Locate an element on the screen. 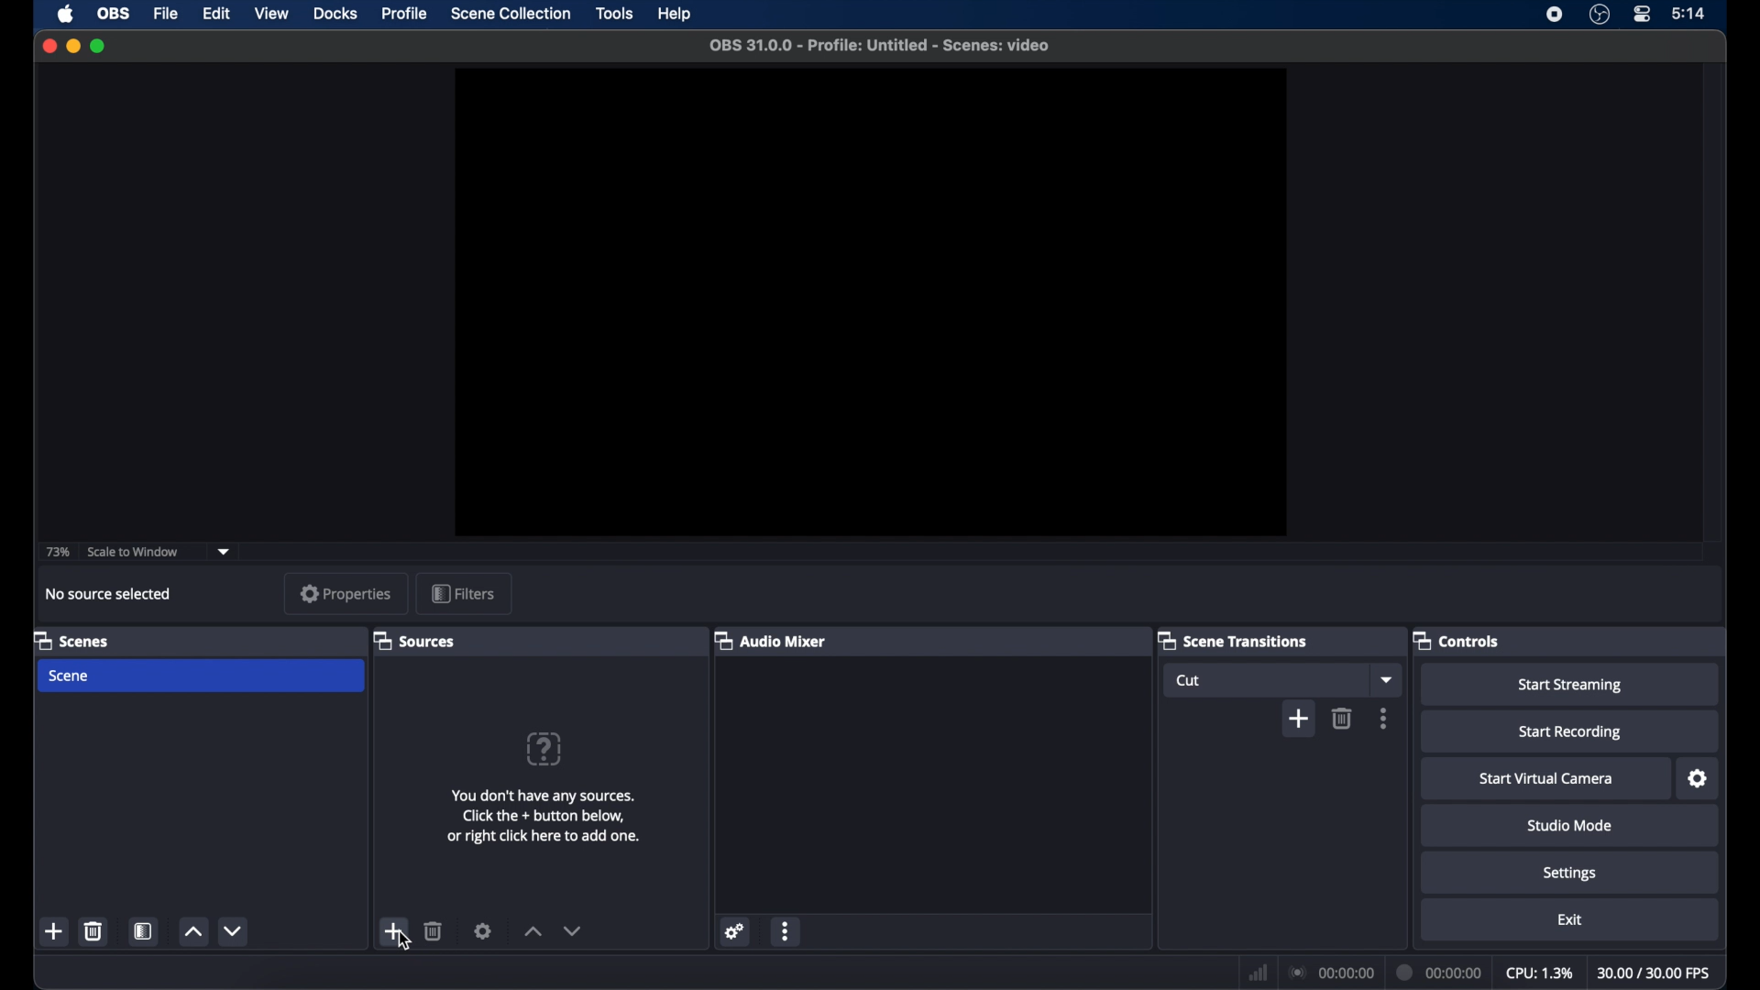 The height and width of the screenshot is (990, 1760). tools is located at coordinates (614, 12).